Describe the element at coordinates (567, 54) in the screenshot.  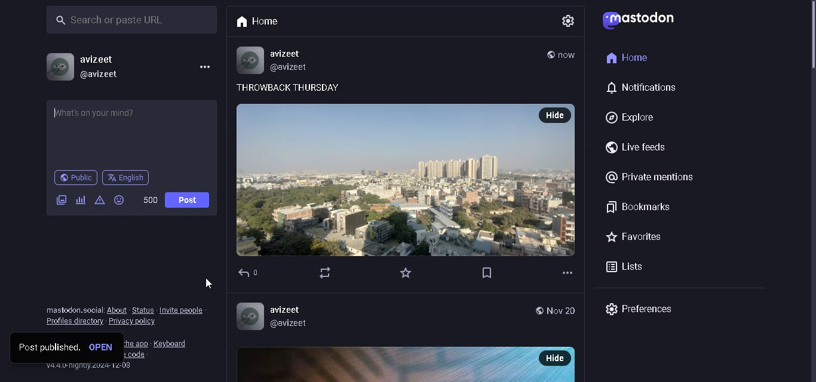
I see `time posted` at that location.